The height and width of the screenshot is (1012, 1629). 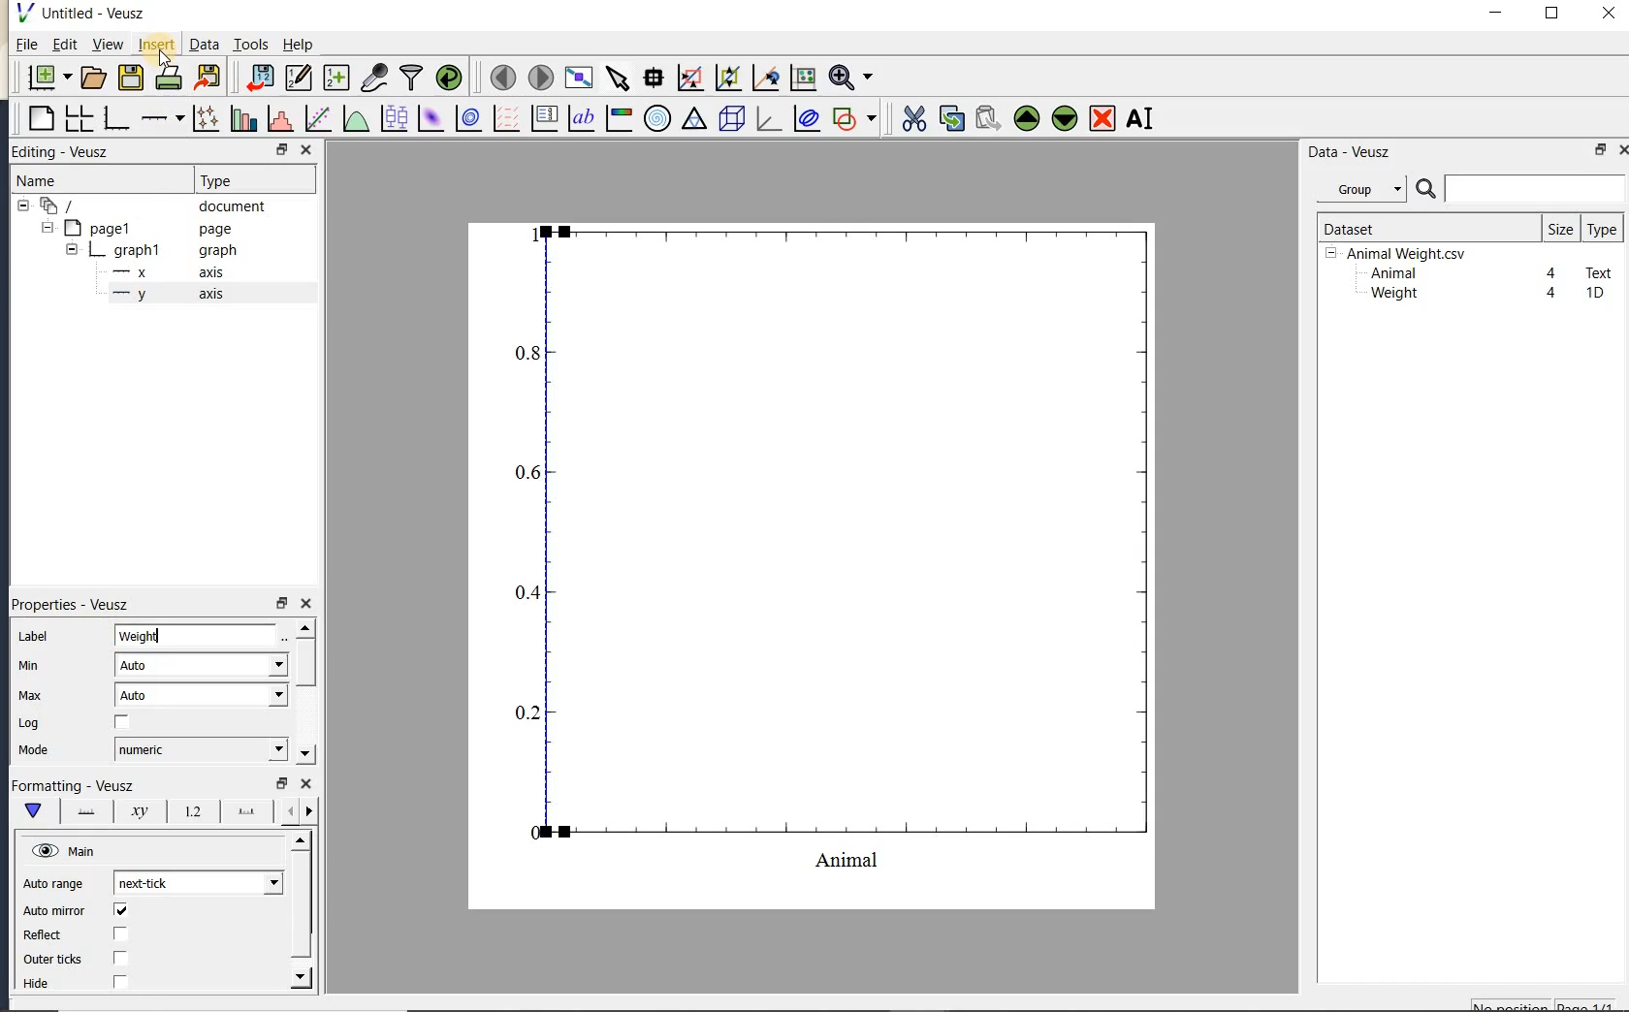 What do you see at coordinates (805, 117) in the screenshot?
I see `plot covariance ellipses` at bounding box center [805, 117].